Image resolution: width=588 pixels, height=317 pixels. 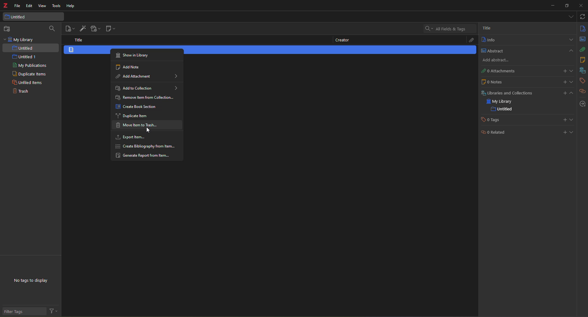 What do you see at coordinates (21, 57) in the screenshot?
I see `untitled 1` at bounding box center [21, 57].